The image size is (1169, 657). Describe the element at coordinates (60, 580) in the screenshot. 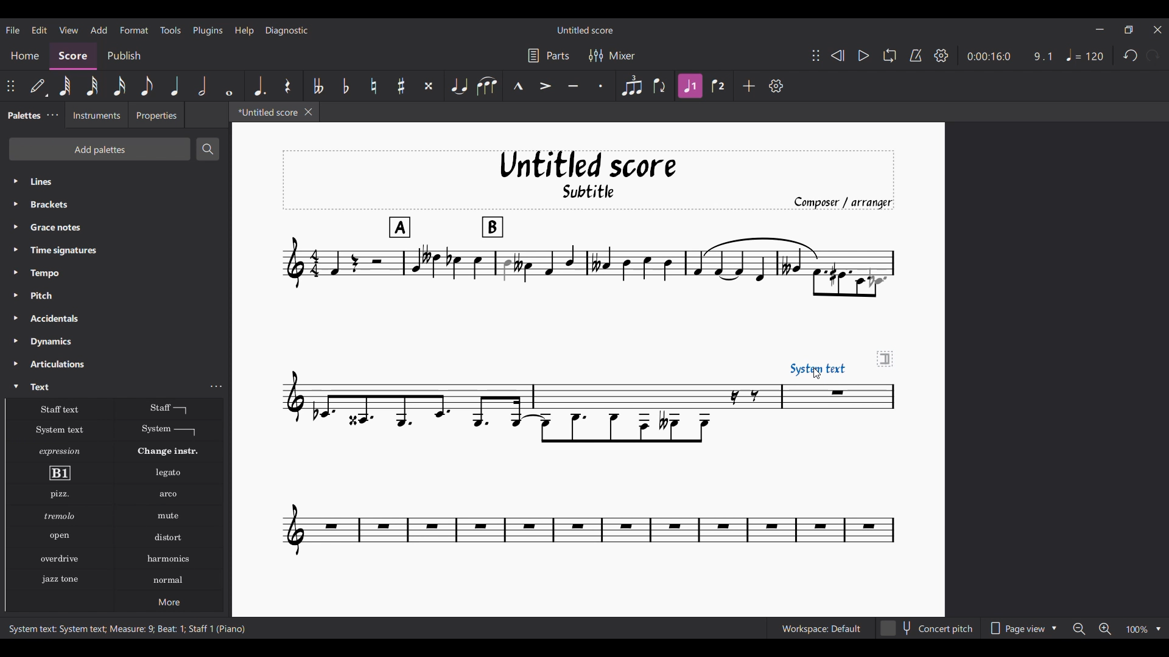

I see `Jazz stone` at that location.